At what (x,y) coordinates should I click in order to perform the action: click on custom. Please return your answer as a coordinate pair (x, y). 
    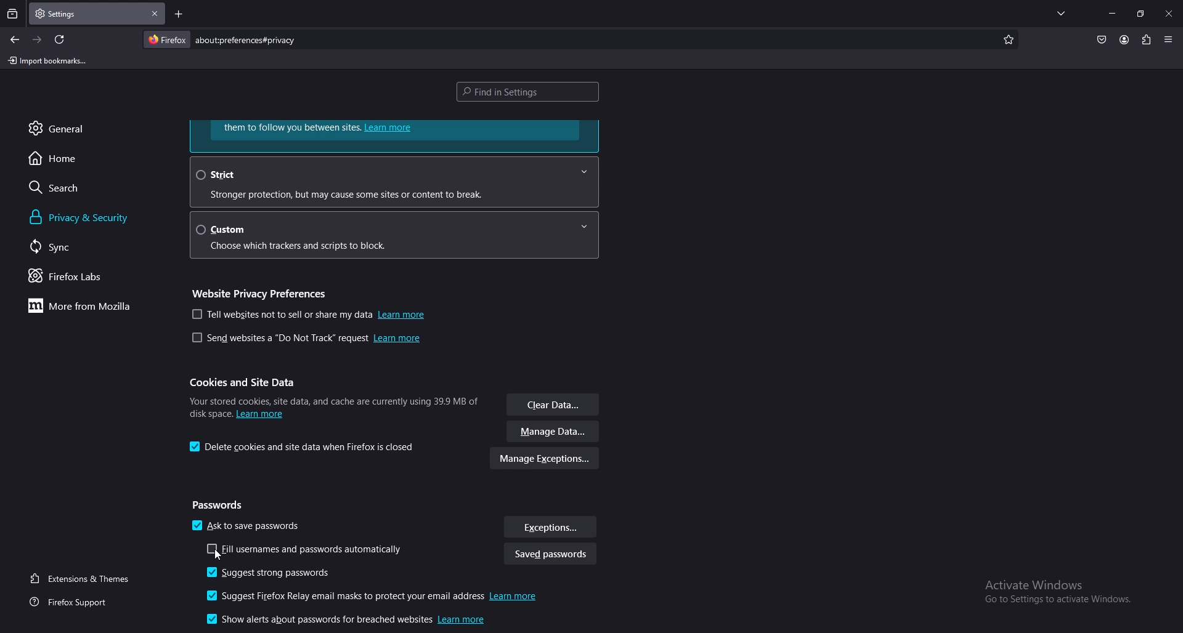
    Looking at the image, I should click on (396, 236).